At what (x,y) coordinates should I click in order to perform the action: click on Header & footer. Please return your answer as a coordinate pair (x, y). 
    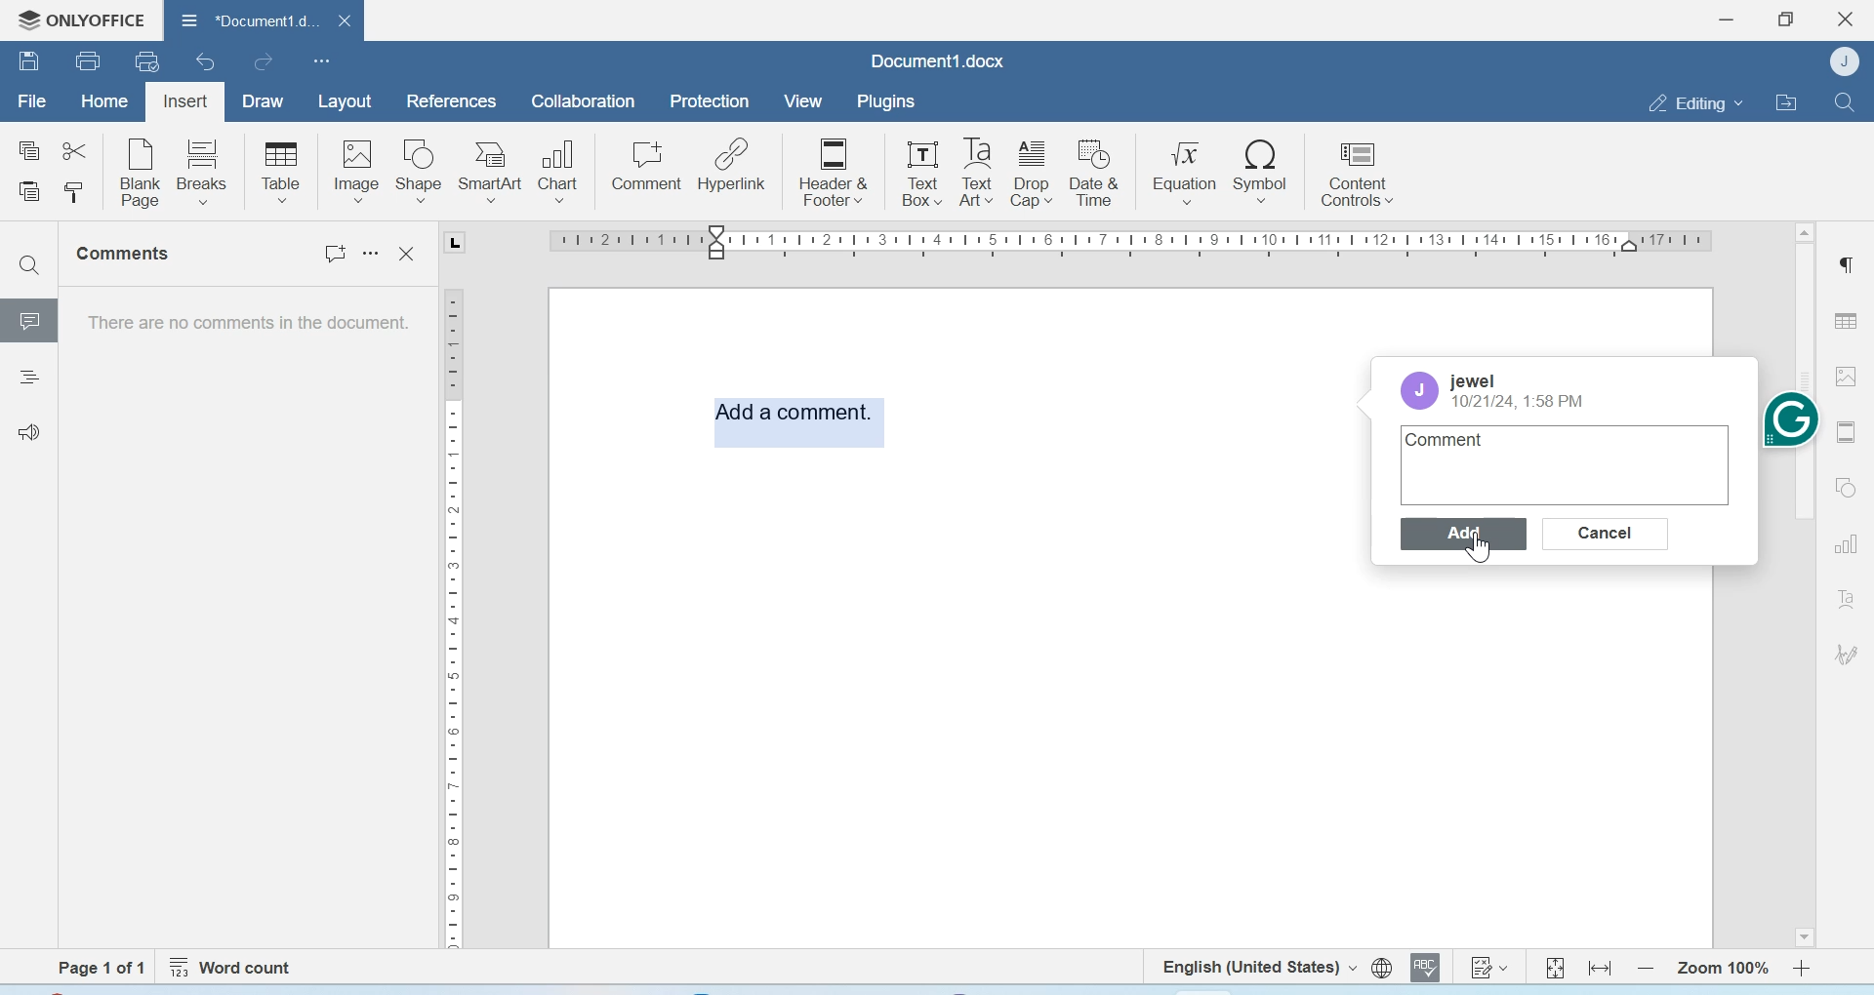
    Looking at the image, I should click on (1849, 432).